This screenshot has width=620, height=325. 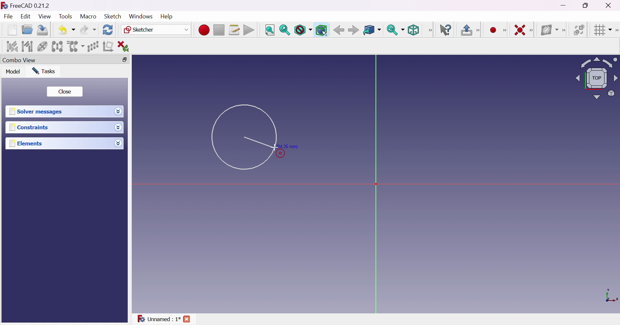 I want to click on Switch virtual space, so click(x=579, y=30).